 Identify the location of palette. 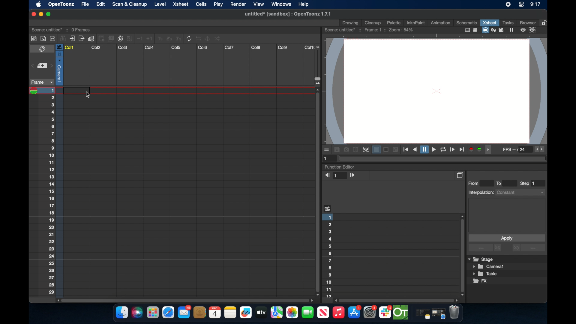
(394, 22).